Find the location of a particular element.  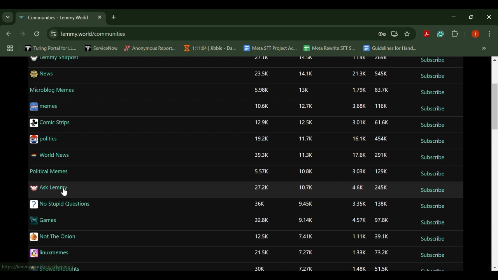

5.57K is located at coordinates (262, 171).